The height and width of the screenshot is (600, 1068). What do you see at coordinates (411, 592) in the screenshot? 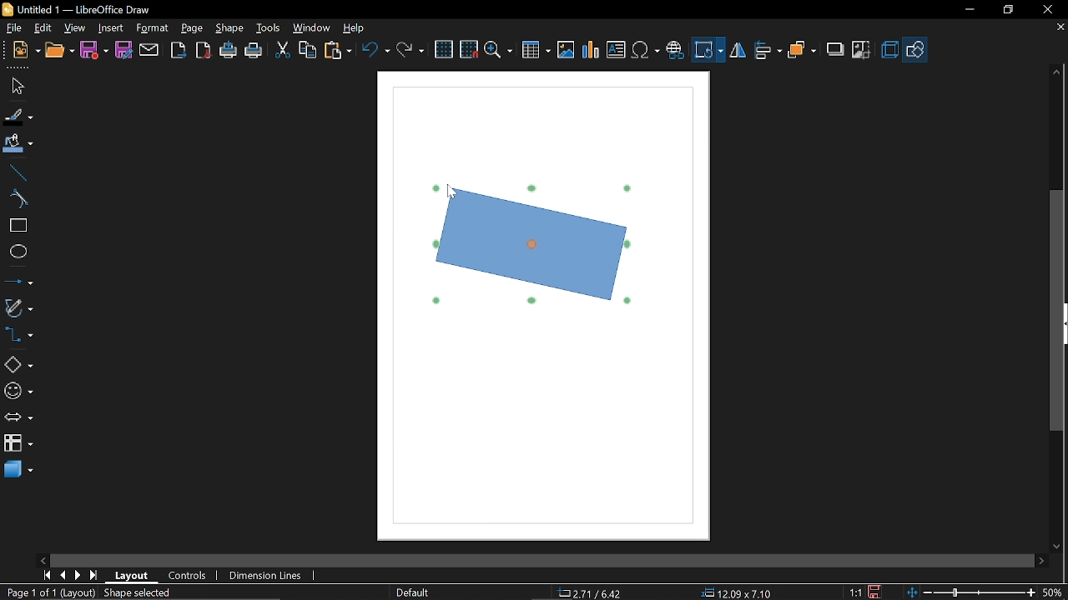
I see `Default` at bounding box center [411, 592].